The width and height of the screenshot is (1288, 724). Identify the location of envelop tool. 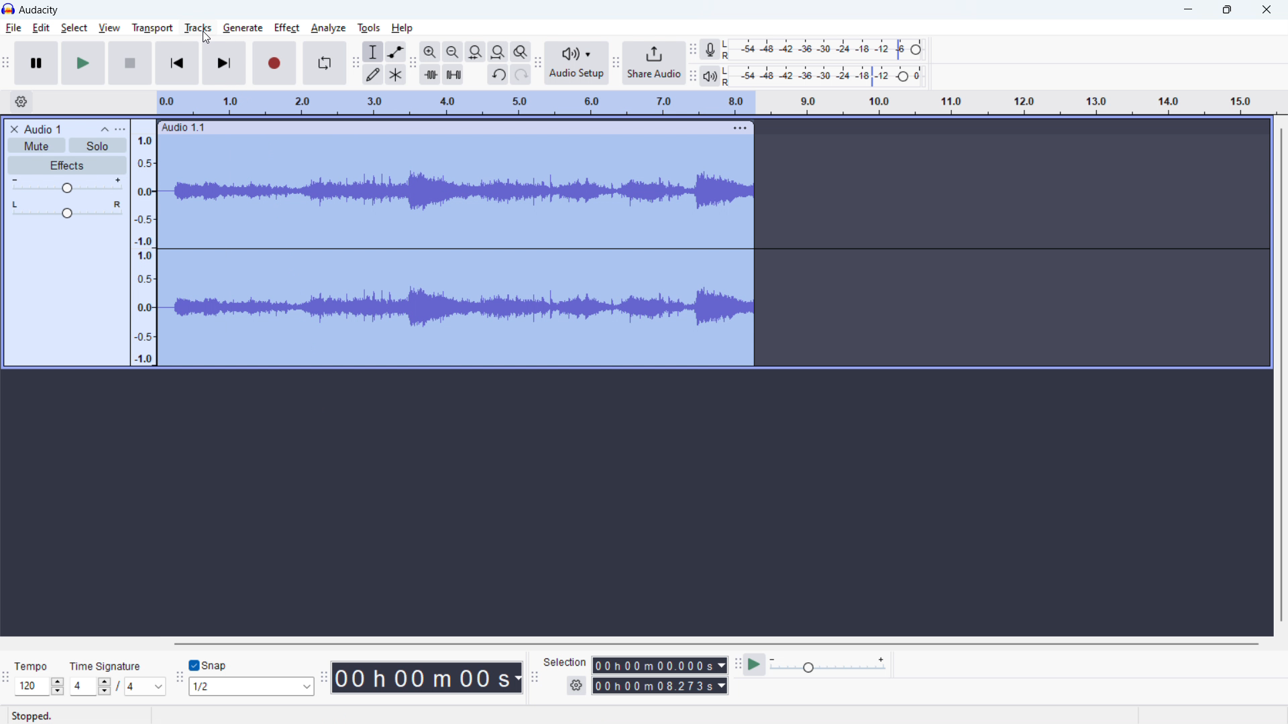
(396, 52).